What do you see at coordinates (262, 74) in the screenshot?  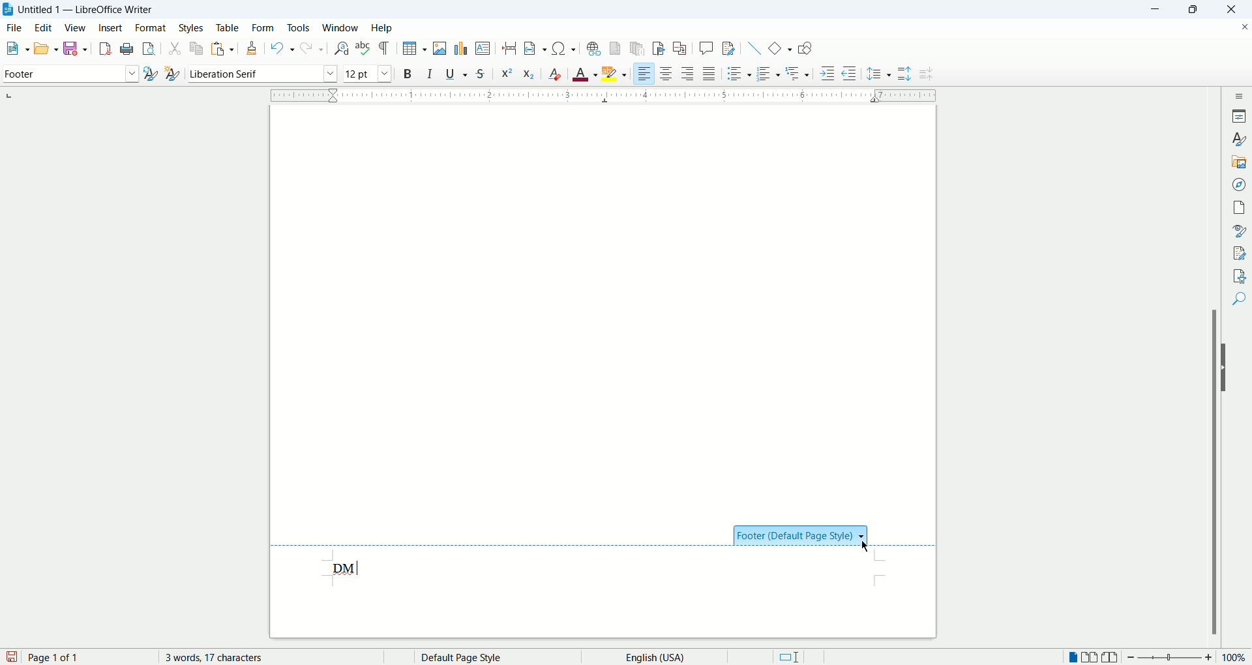 I see `font name` at bounding box center [262, 74].